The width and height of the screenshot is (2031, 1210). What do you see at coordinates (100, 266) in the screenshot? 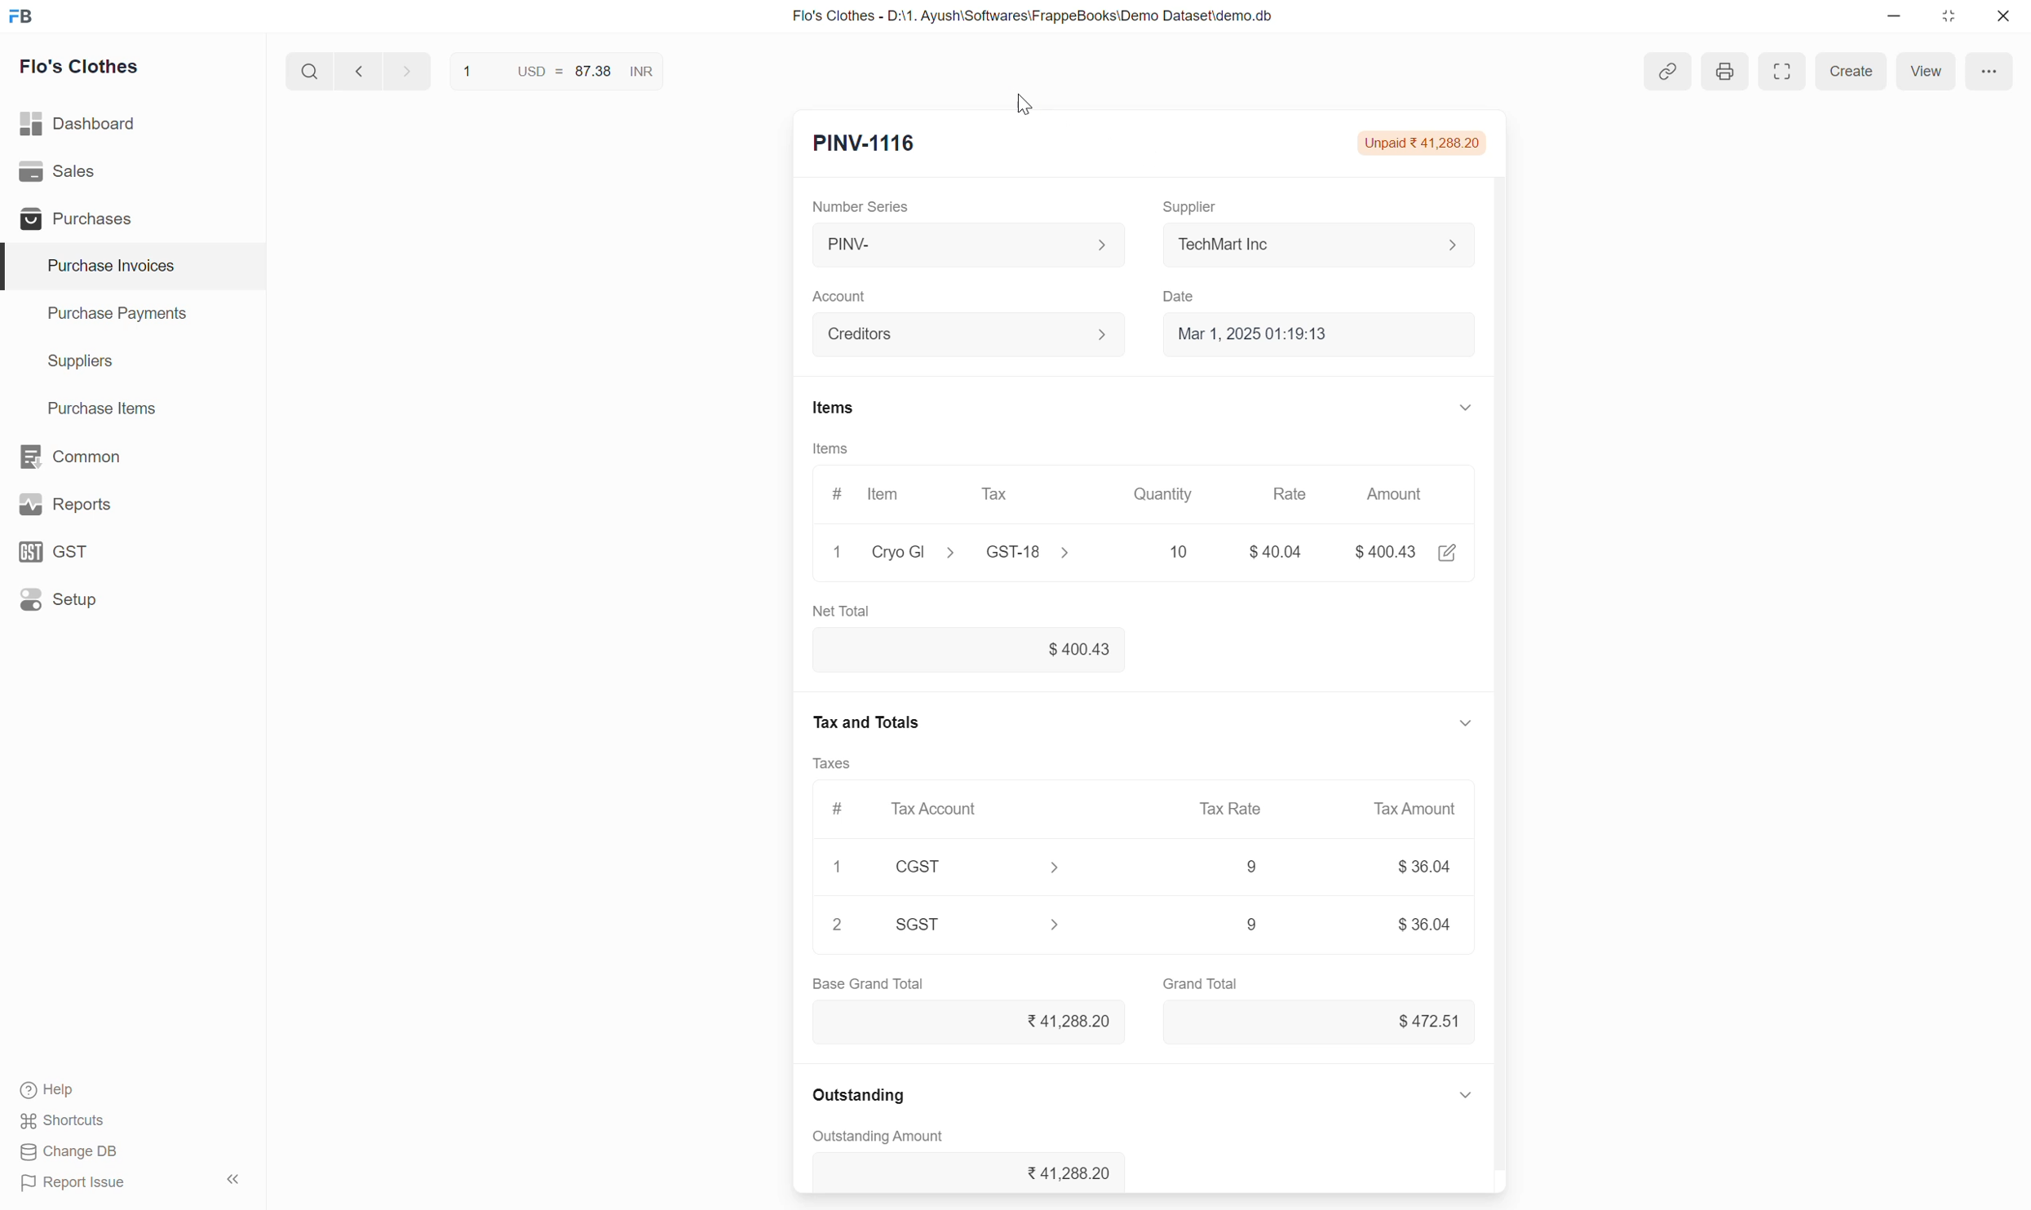
I see `Purchase Invoices` at bounding box center [100, 266].